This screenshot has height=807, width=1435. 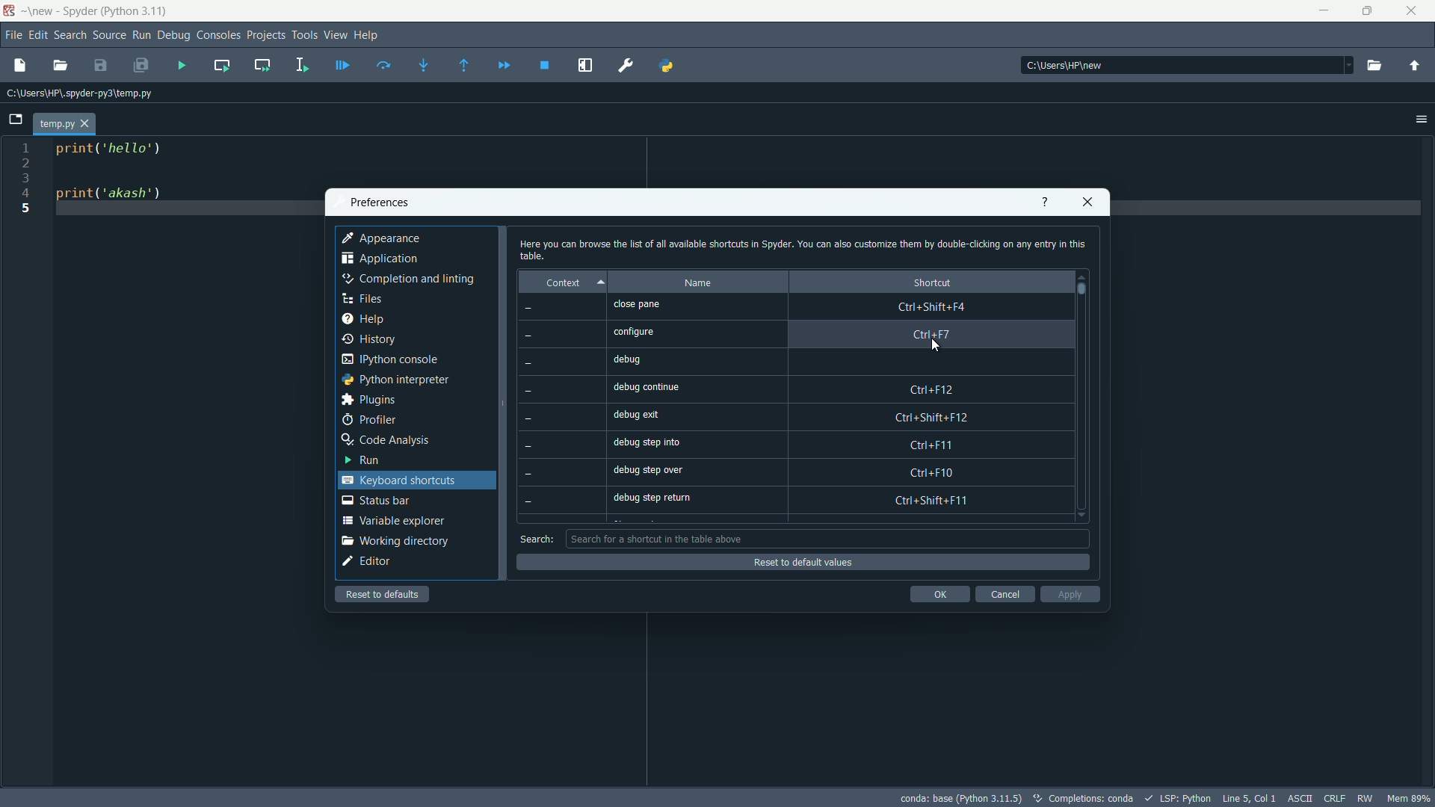 What do you see at coordinates (105, 178) in the screenshot?
I see `code editor - print('hello') print ('akash')` at bounding box center [105, 178].